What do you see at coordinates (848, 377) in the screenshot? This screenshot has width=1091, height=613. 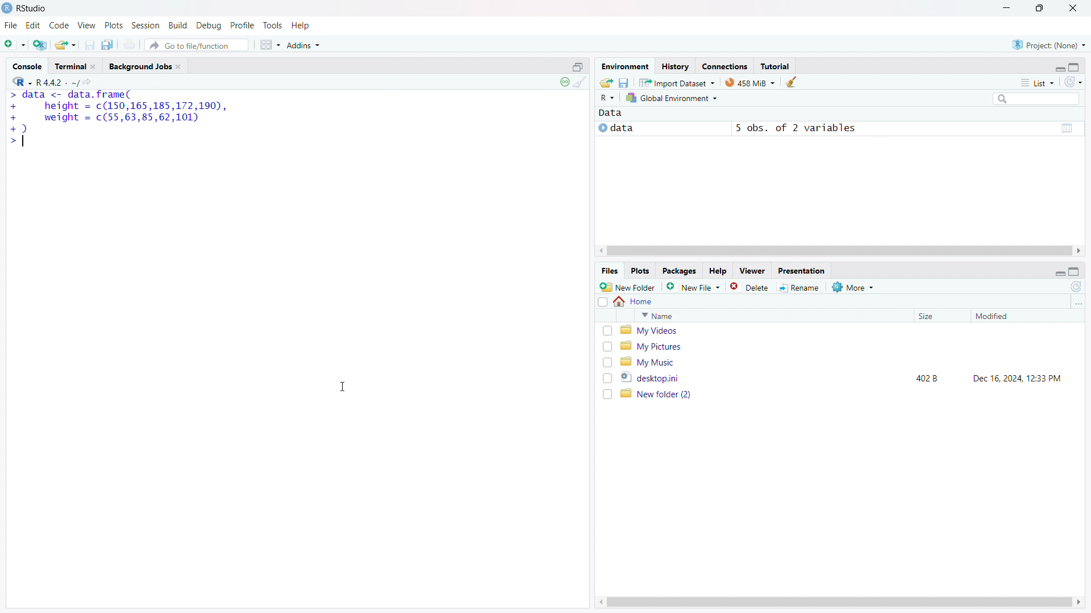 I see `desktop.in  402B Dec 16, 2024, 12:33PM` at bounding box center [848, 377].